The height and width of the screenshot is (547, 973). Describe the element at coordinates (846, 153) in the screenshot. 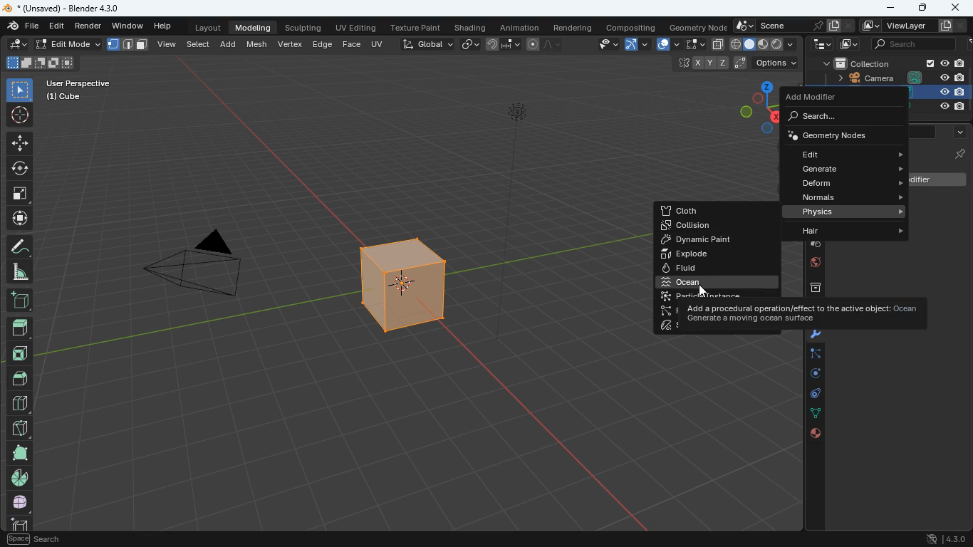

I see `edit` at that location.